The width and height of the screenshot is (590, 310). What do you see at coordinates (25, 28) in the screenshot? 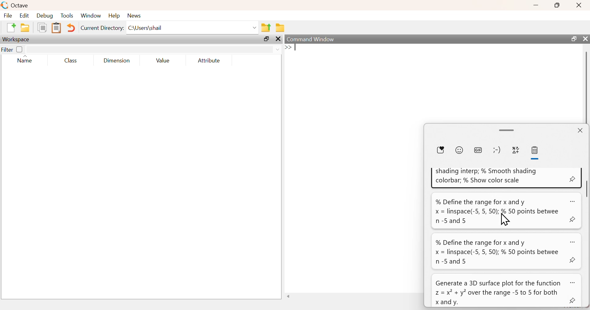
I see `New Folder` at bounding box center [25, 28].